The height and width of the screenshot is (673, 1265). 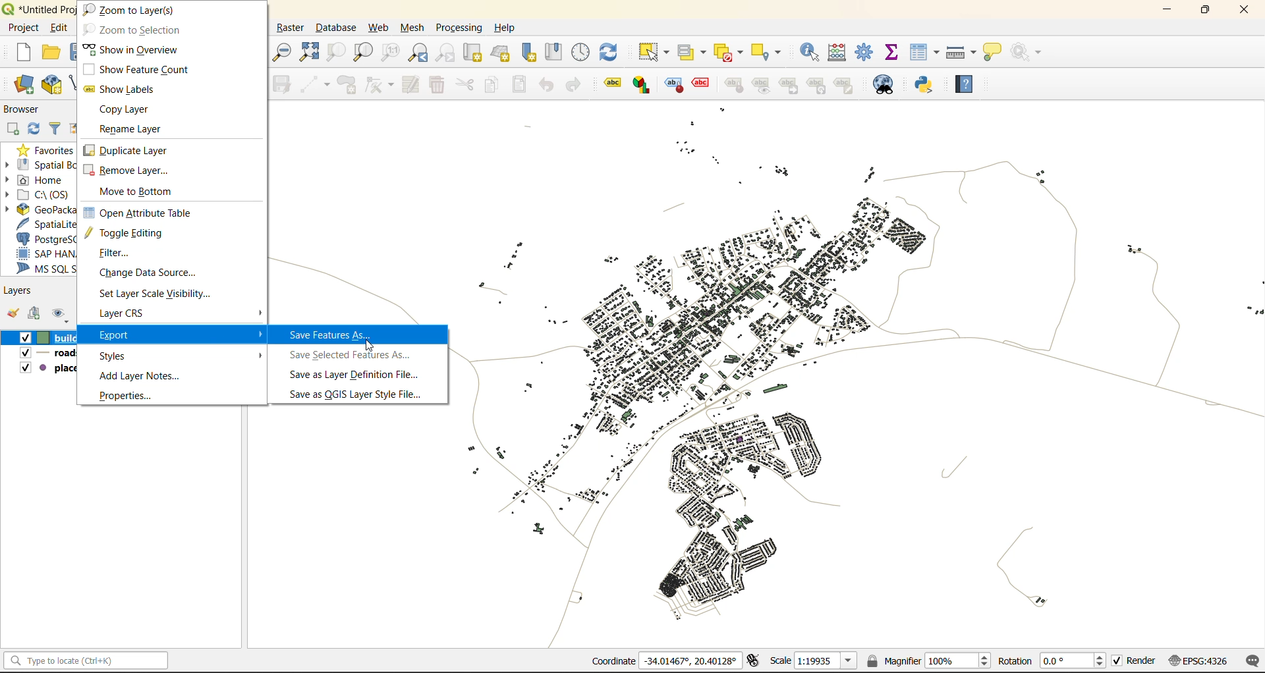 I want to click on toolbox, so click(x=865, y=53).